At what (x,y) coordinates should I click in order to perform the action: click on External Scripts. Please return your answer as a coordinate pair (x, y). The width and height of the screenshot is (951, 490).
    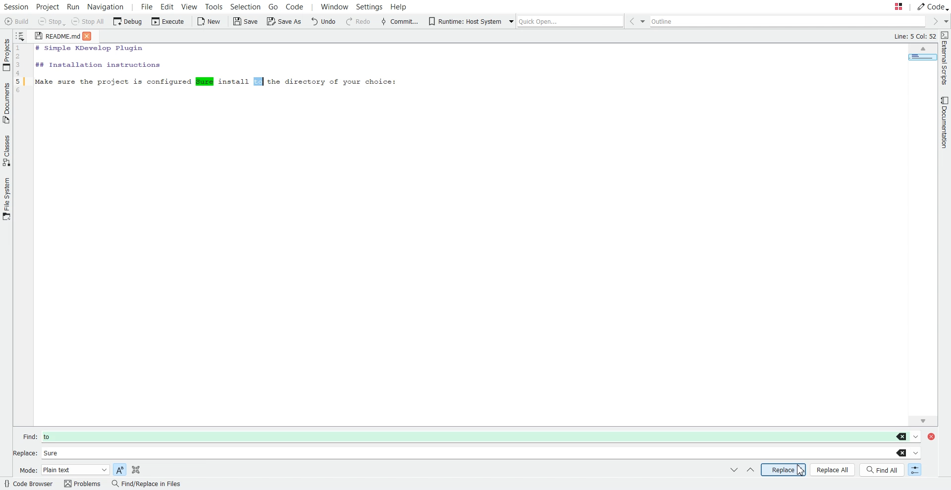
    Looking at the image, I should click on (945, 58).